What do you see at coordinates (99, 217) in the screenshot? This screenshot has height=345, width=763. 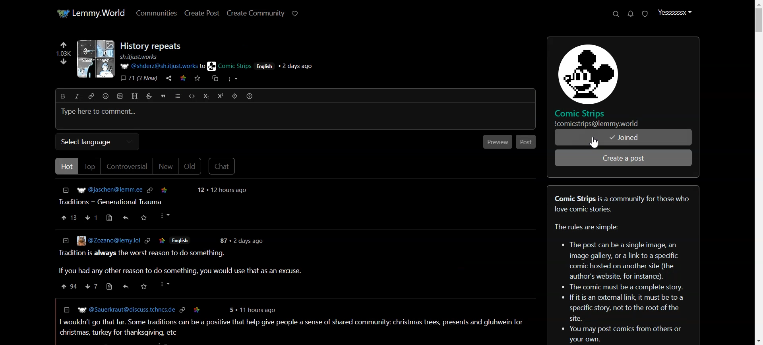 I see `Cooment` at bounding box center [99, 217].